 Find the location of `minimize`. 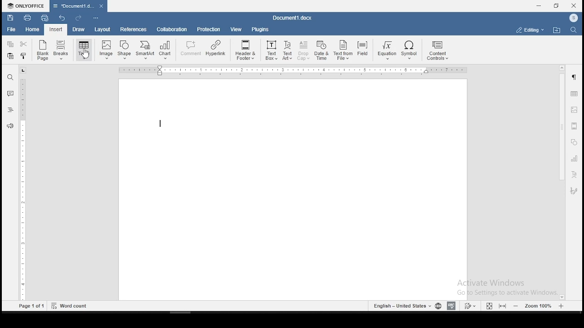

minimize is located at coordinates (540, 5).